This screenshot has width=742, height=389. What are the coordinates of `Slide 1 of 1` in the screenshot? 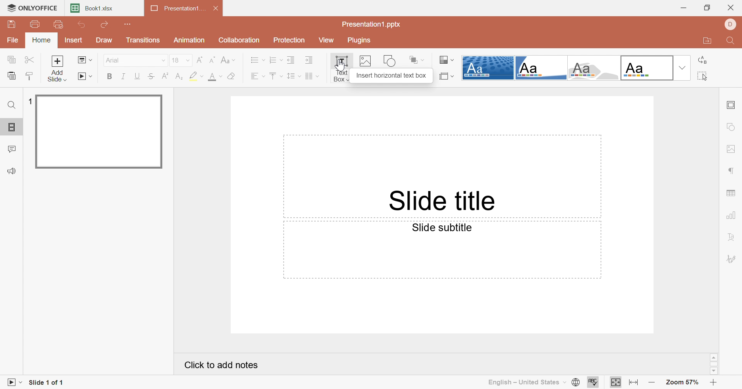 It's located at (47, 383).